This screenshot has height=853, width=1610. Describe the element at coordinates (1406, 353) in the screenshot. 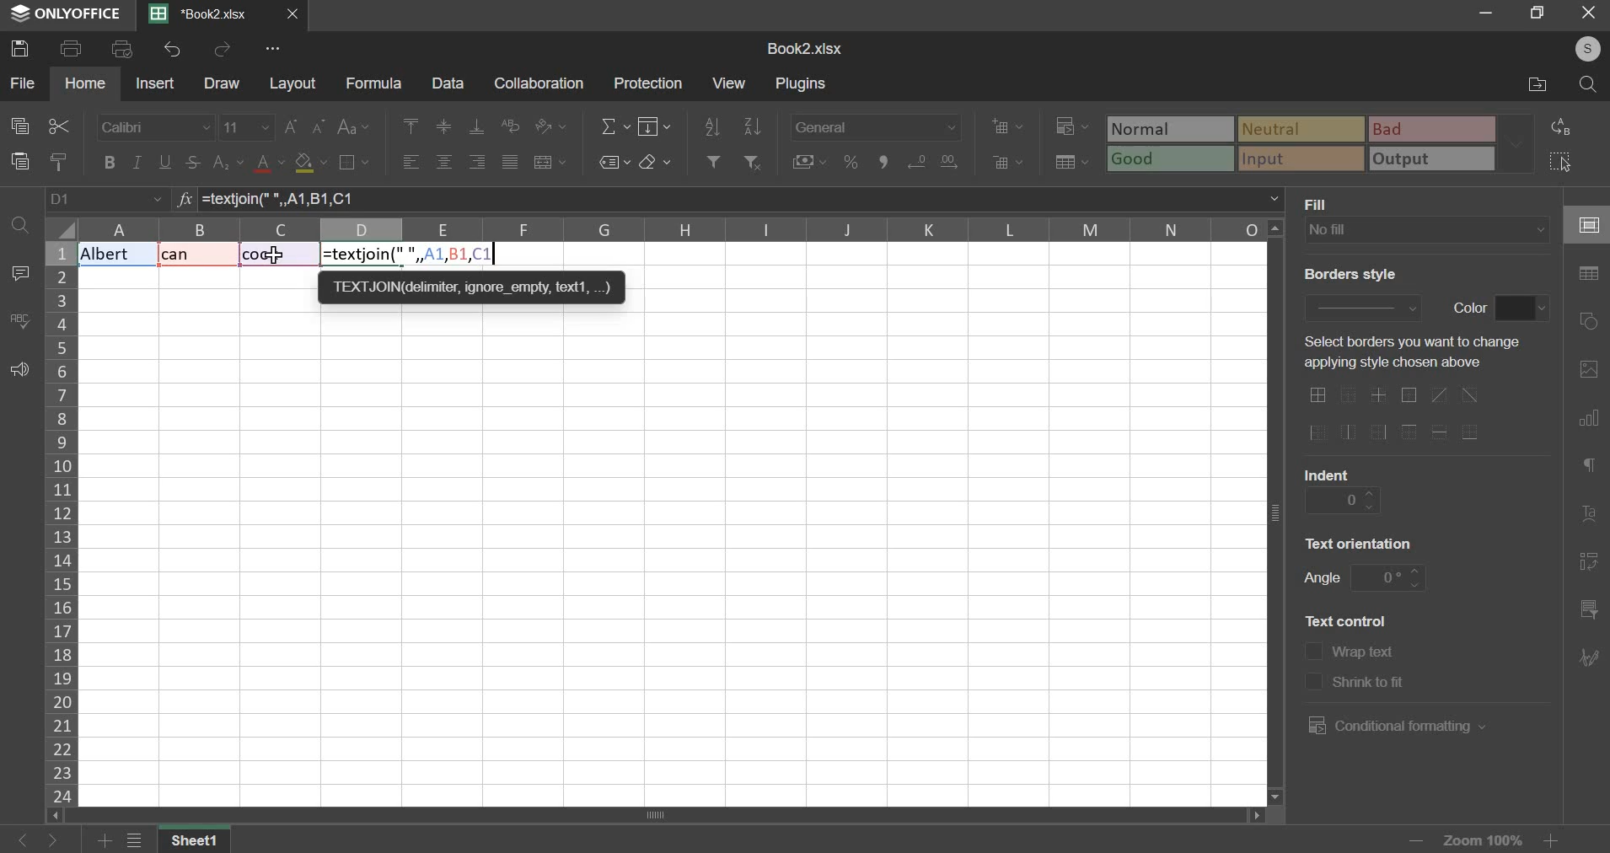

I see `text` at that location.